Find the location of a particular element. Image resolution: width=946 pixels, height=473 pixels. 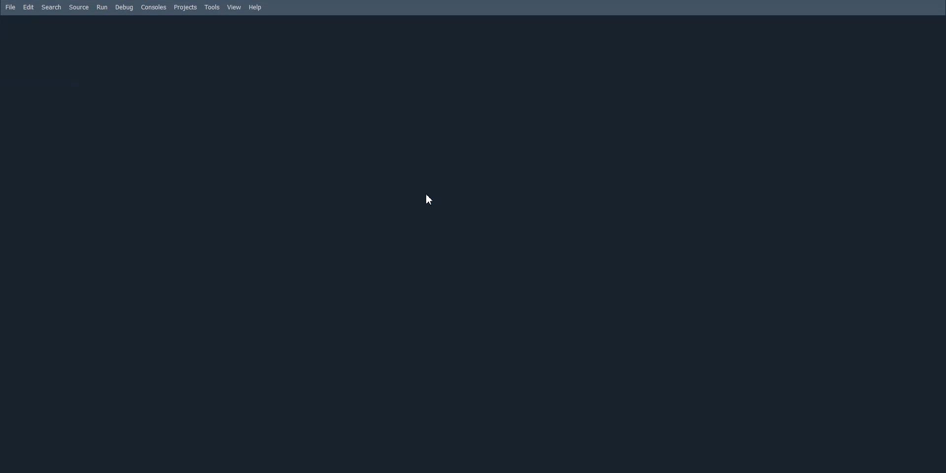

Projects is located at coordinates (186, 8).